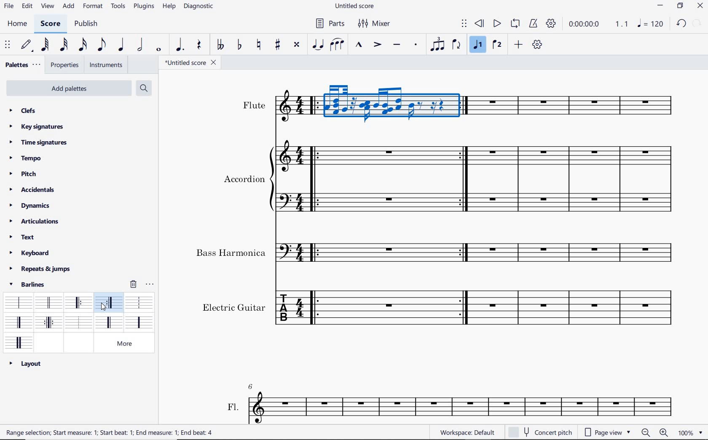 This screenshot has height=440, width=708. What do you see at coordinates (518, 44) in the screenshot?
I see `add` at bounding box center [518, 44].